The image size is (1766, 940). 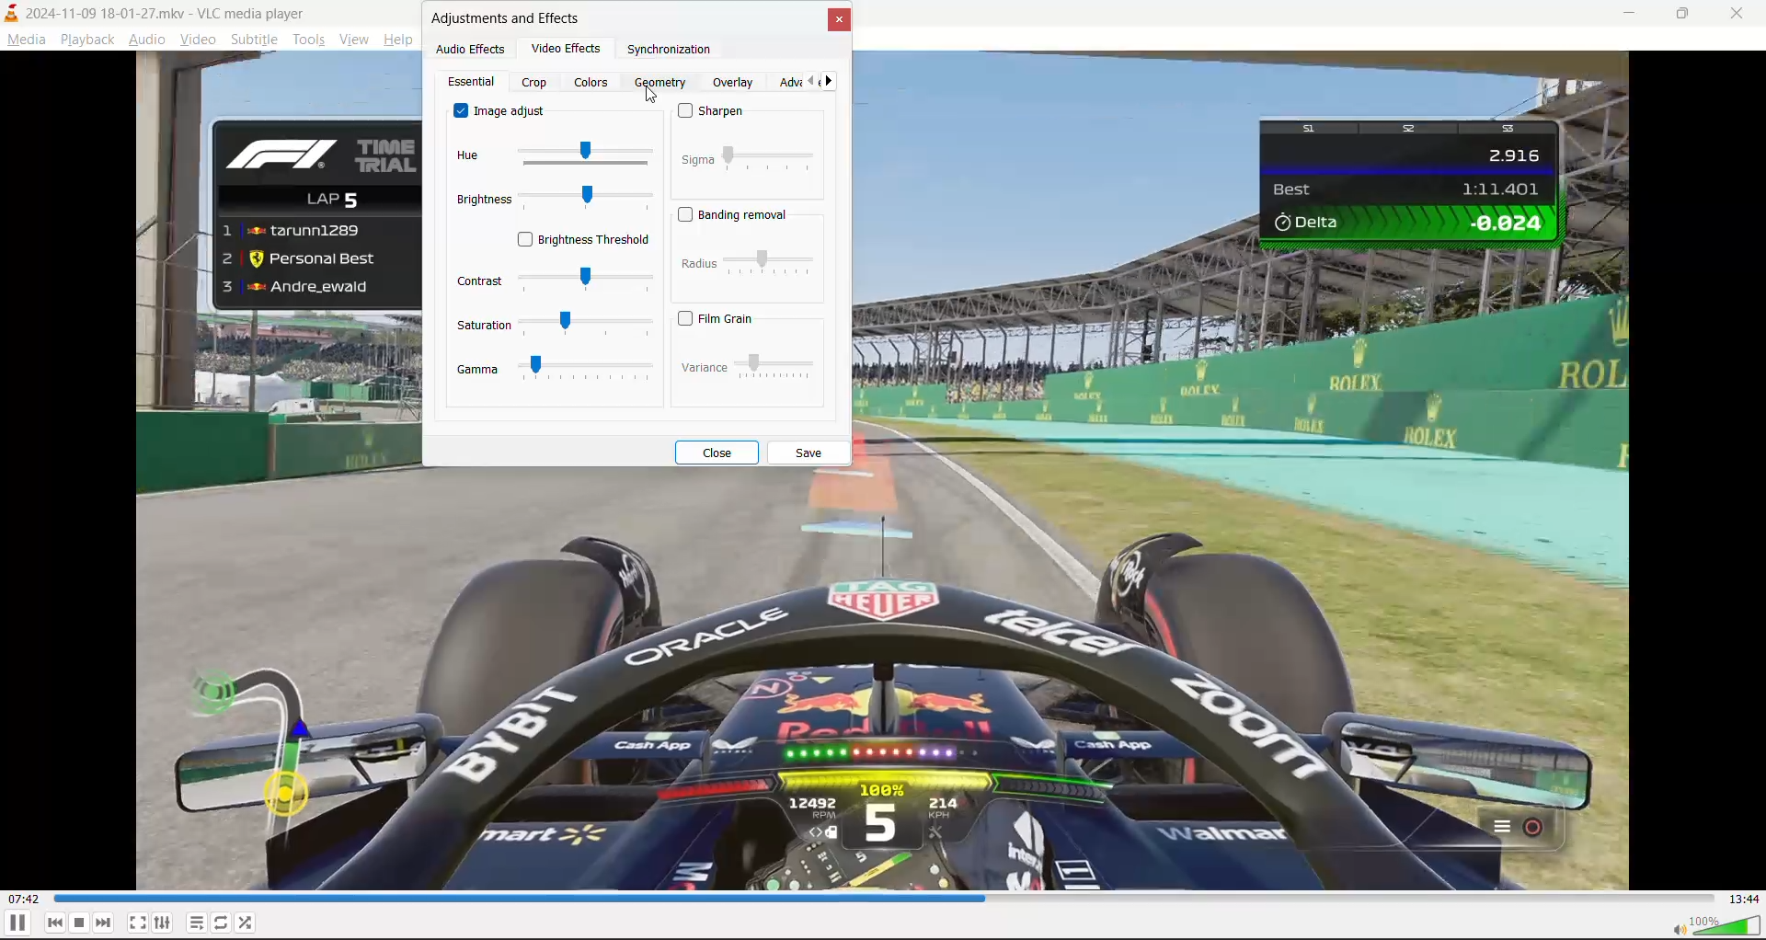 What do you see at coordinates (586, 240) in the screenshot?
I see `brightness threshold` at bounding box center [586, 240].